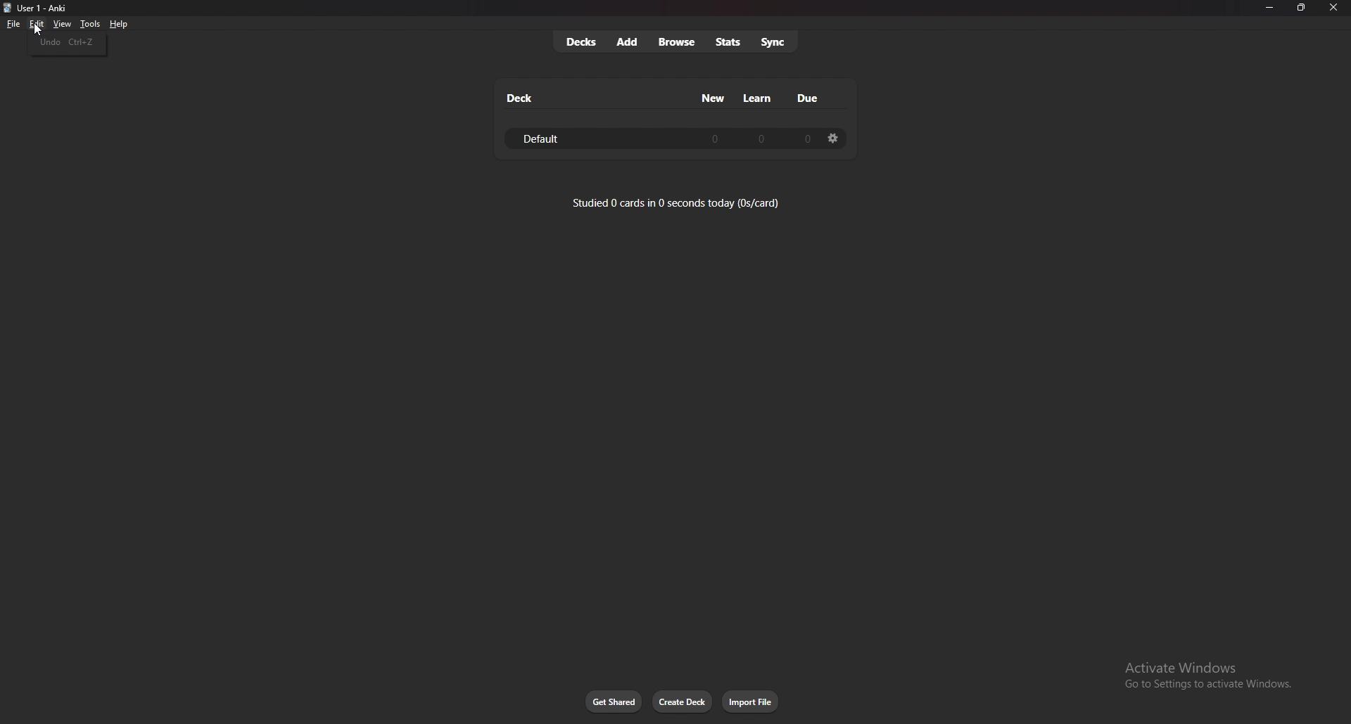 The image size is (1351, 724). Describe the element at coordinates (559, 138) in the screenshot. I see `default` at that location.